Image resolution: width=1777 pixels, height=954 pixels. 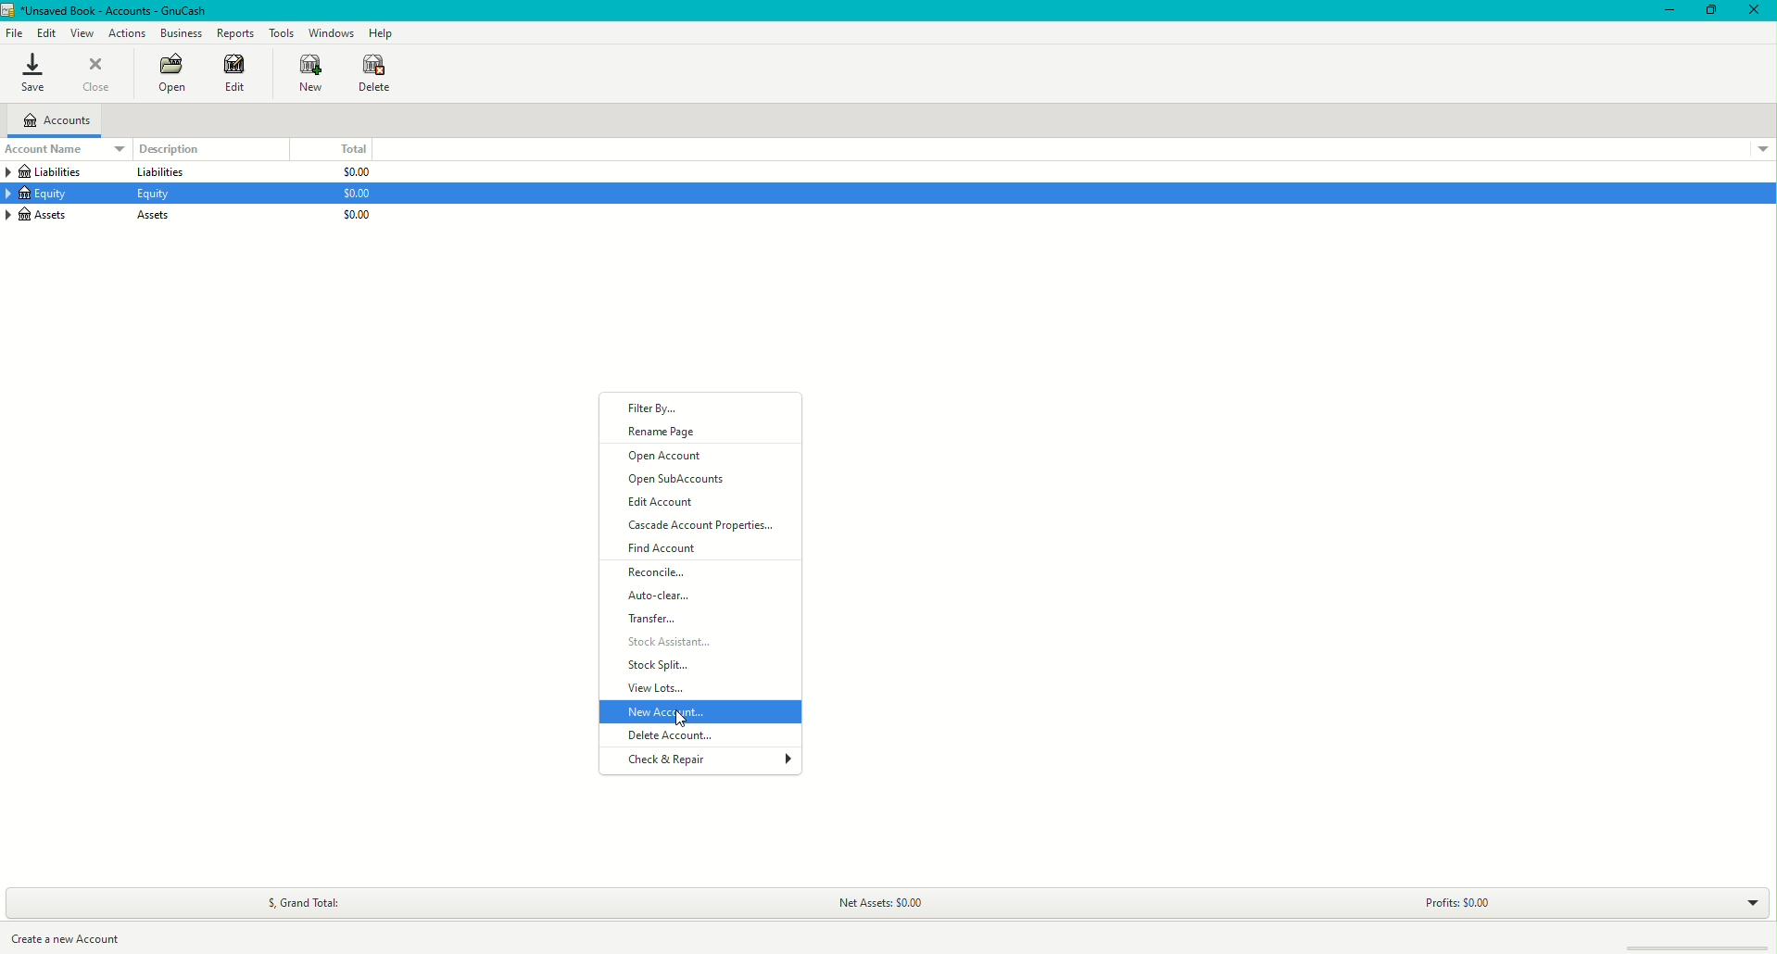 What do you see at coordinates (239, 75) in the screenshot?
I see `Edit` at bounding box center [239, 75].